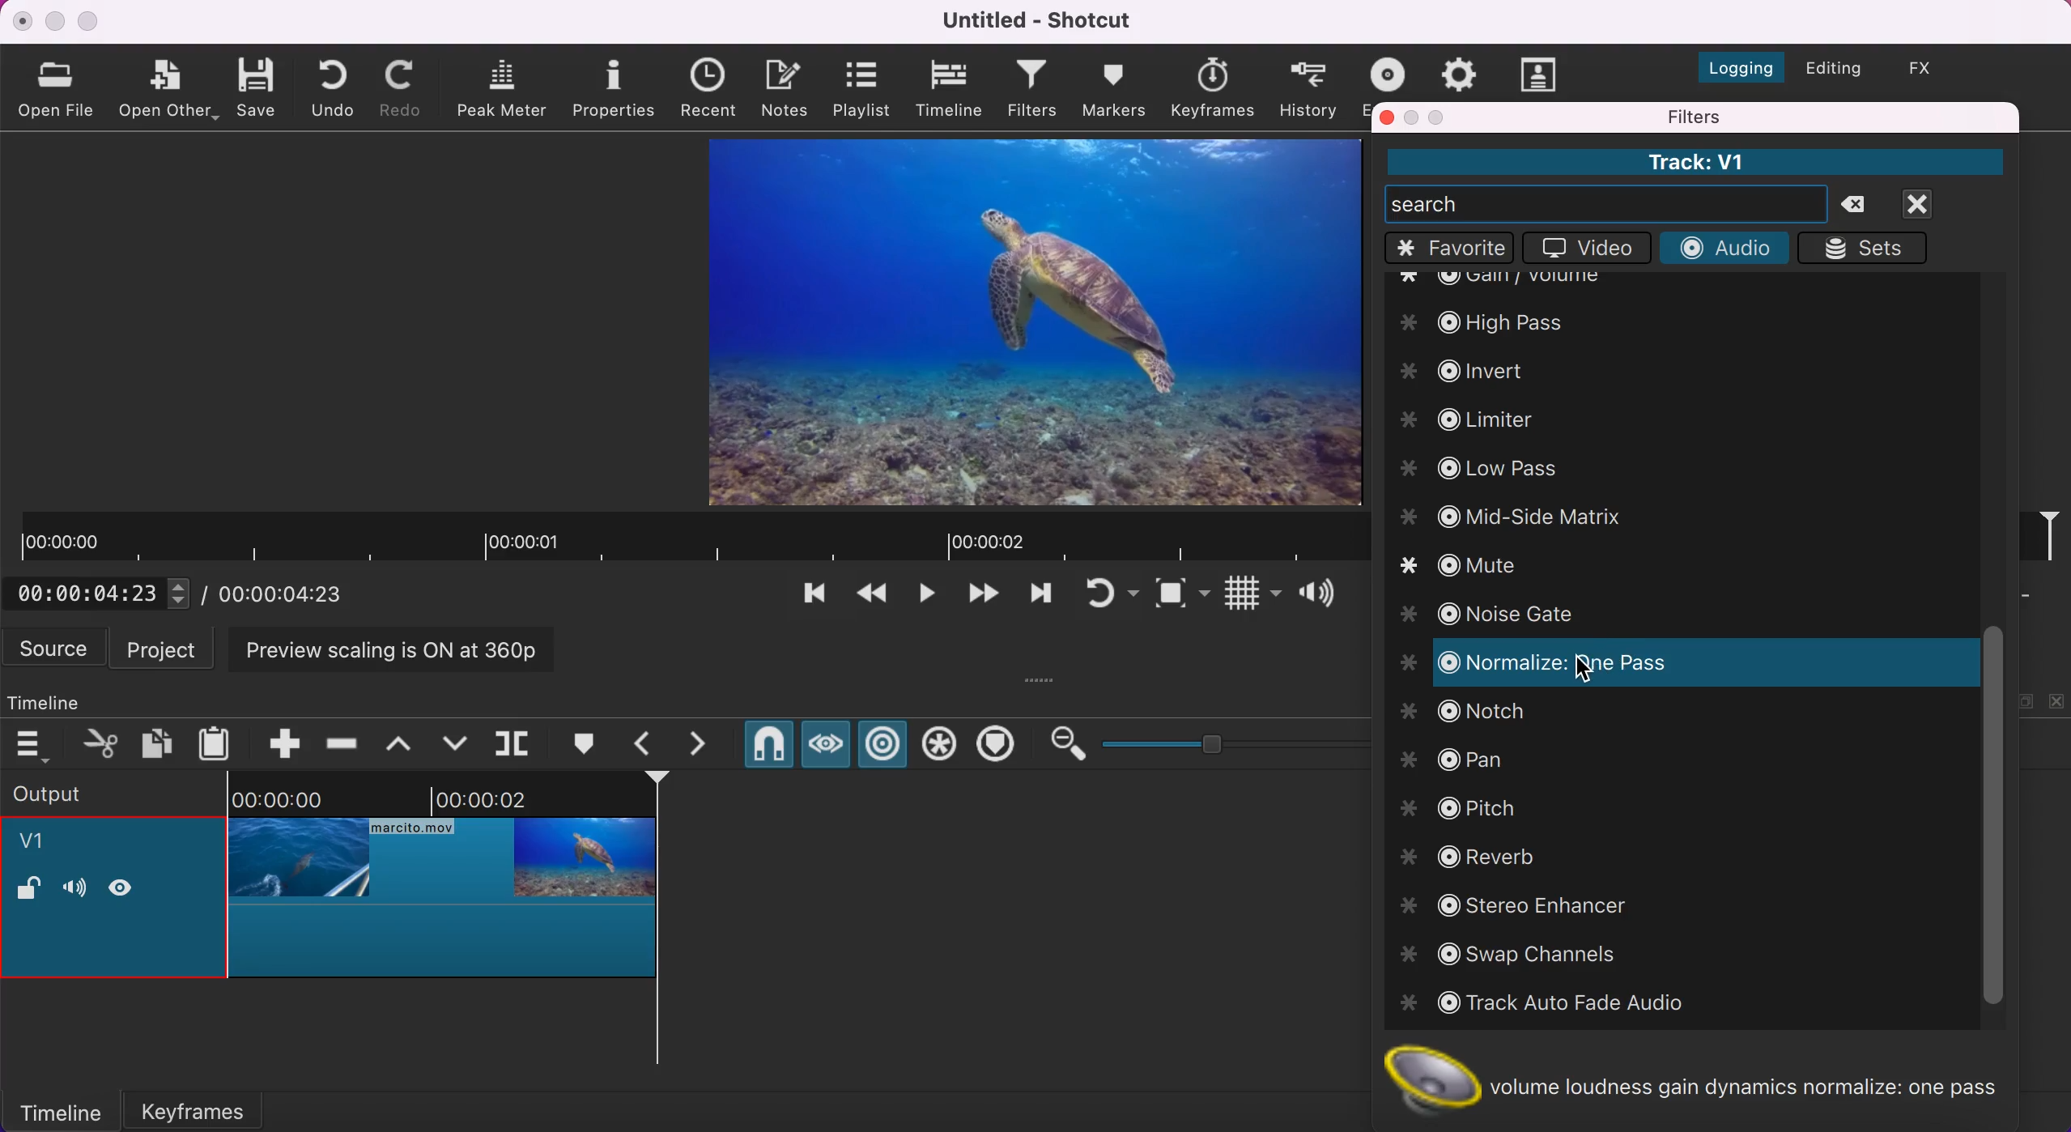  I want to click on timeline, so click(951, 89).